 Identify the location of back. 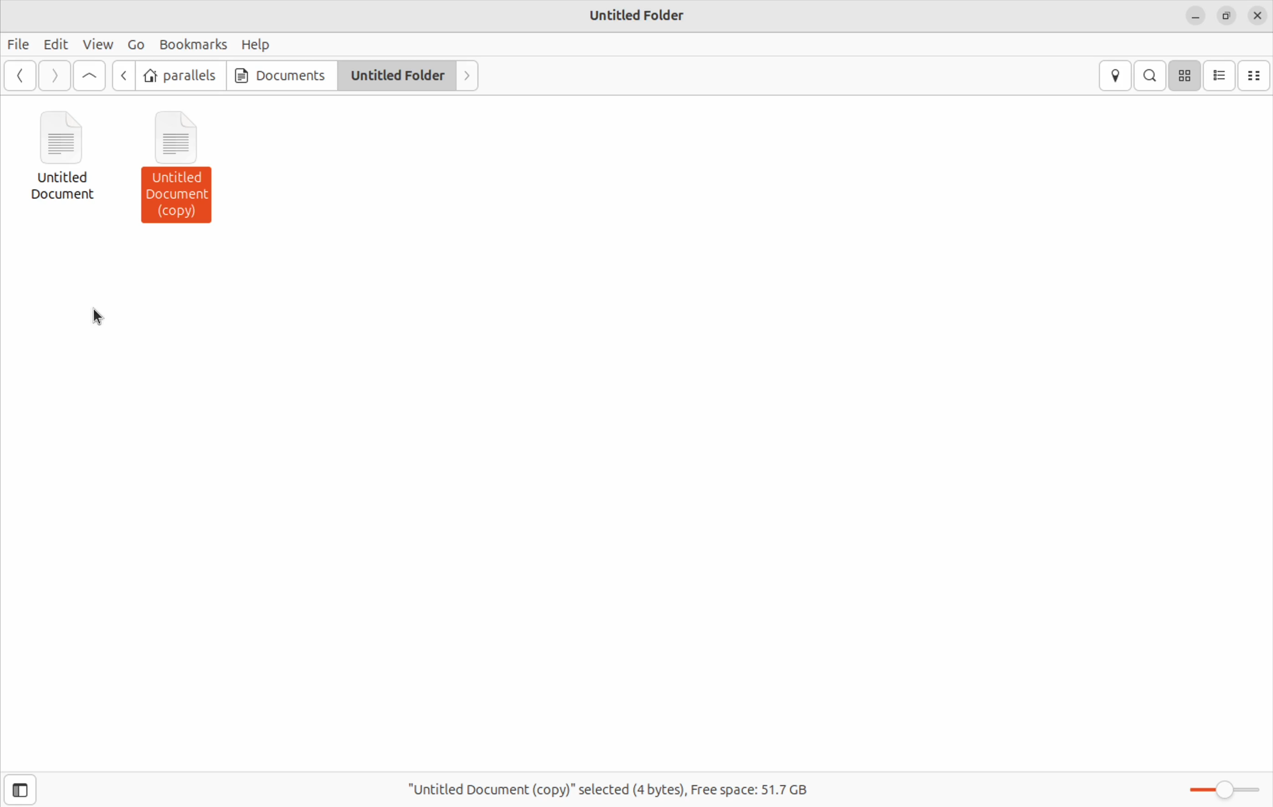
(125, 77).